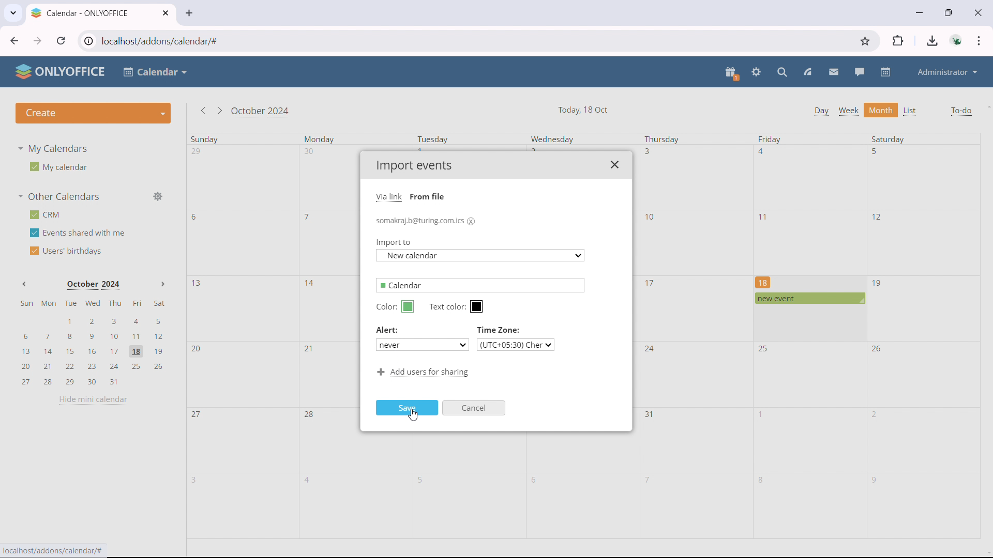  I want to click on 10, so click(651, 217).